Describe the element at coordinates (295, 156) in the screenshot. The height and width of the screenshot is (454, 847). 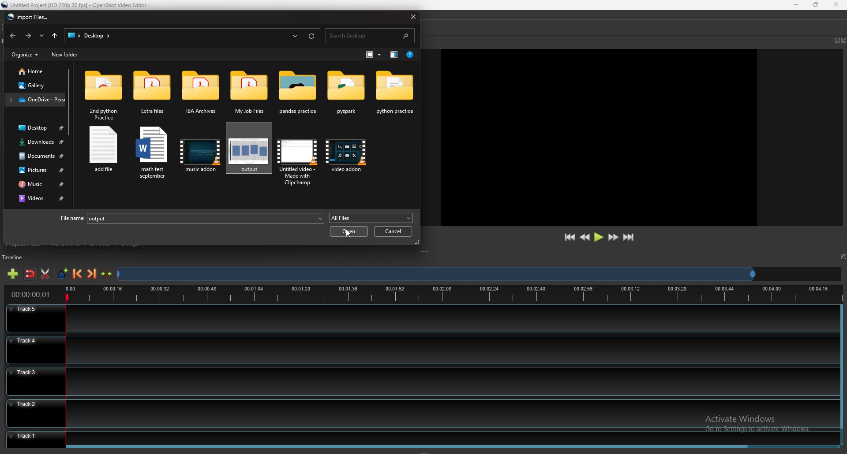
I see `file` at that location.